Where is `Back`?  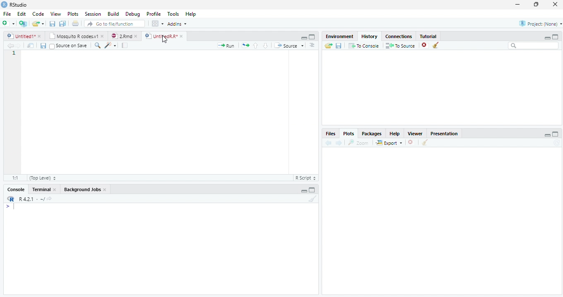
Back is located at coordinates (329, 143).